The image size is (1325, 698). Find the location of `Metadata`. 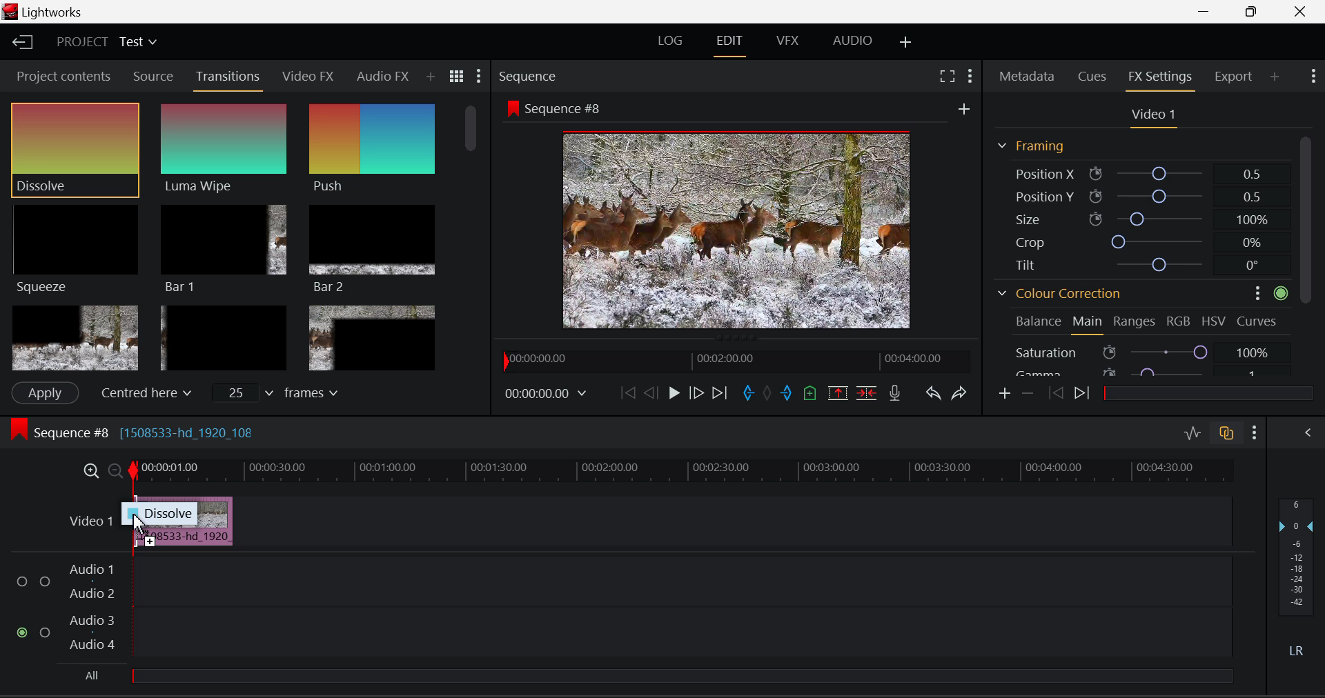

Metadata is located at coordinates (1027, 77).